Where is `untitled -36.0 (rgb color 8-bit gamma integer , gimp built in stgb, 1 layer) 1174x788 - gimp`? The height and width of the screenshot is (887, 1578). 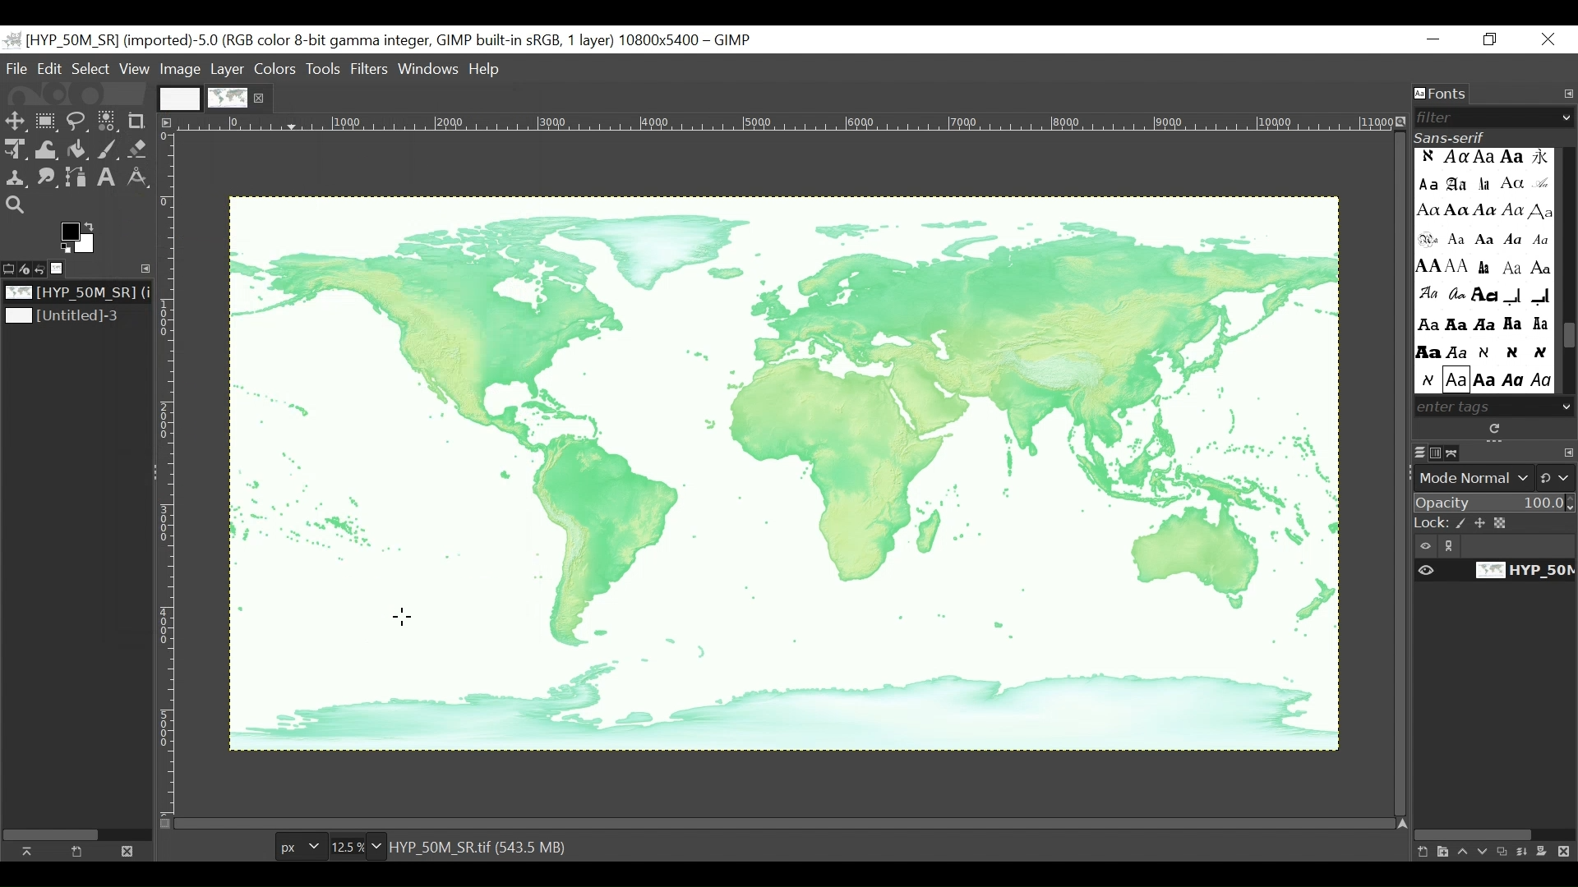
untitled -36.0 (rgb color 8-bit gamma integer , gimp built in stgb, 1 layer) 1174x788 - gimp is located at coordinates (379, 39).